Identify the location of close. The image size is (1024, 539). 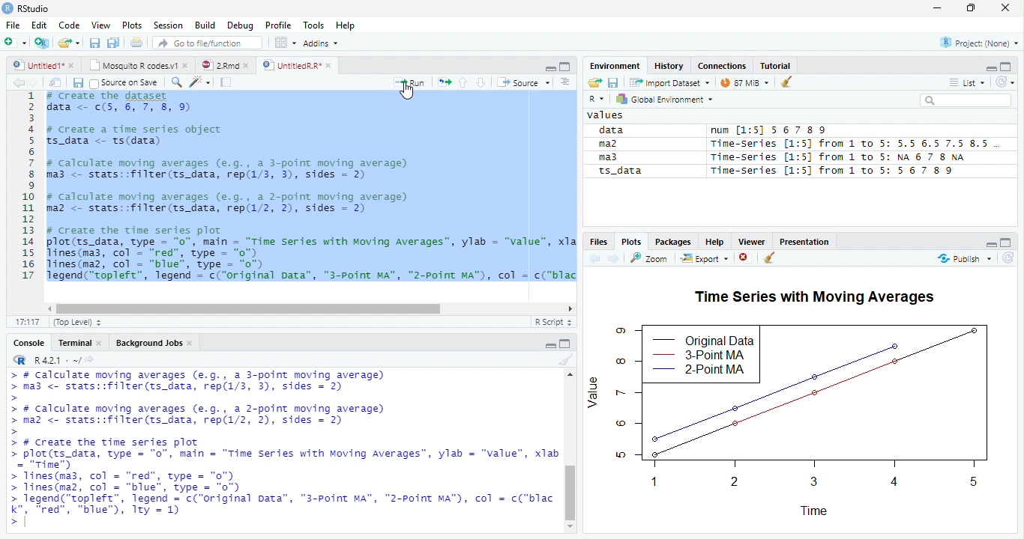
(192, 344).